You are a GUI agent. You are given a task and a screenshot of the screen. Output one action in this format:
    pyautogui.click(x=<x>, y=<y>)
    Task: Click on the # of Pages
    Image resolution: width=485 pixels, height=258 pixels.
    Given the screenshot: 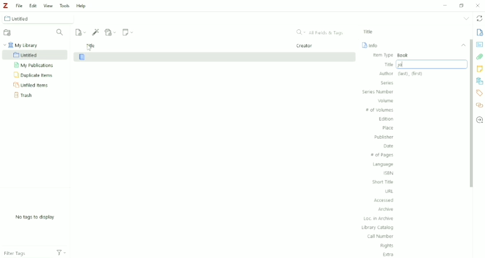 What is the action you would take?
    pyautogui.click(x=382, y=155)
    